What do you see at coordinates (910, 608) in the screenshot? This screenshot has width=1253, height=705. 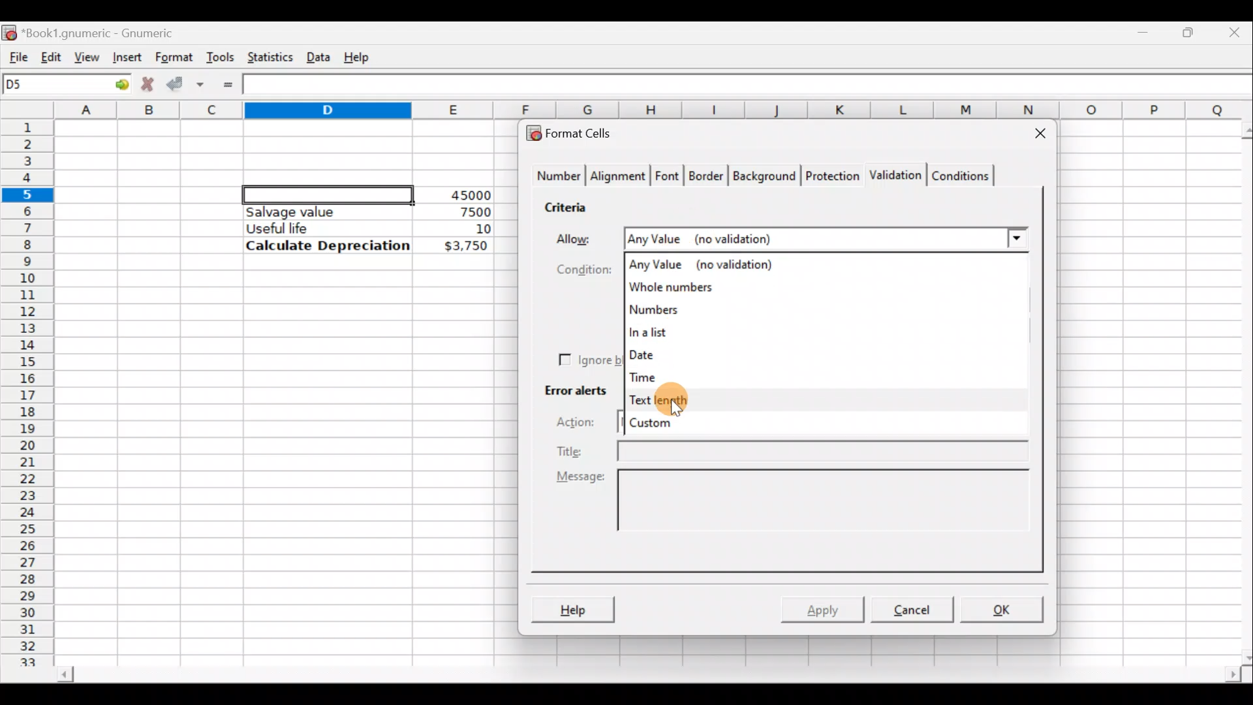 I see `Cancel` at bounding box center [910, 608].